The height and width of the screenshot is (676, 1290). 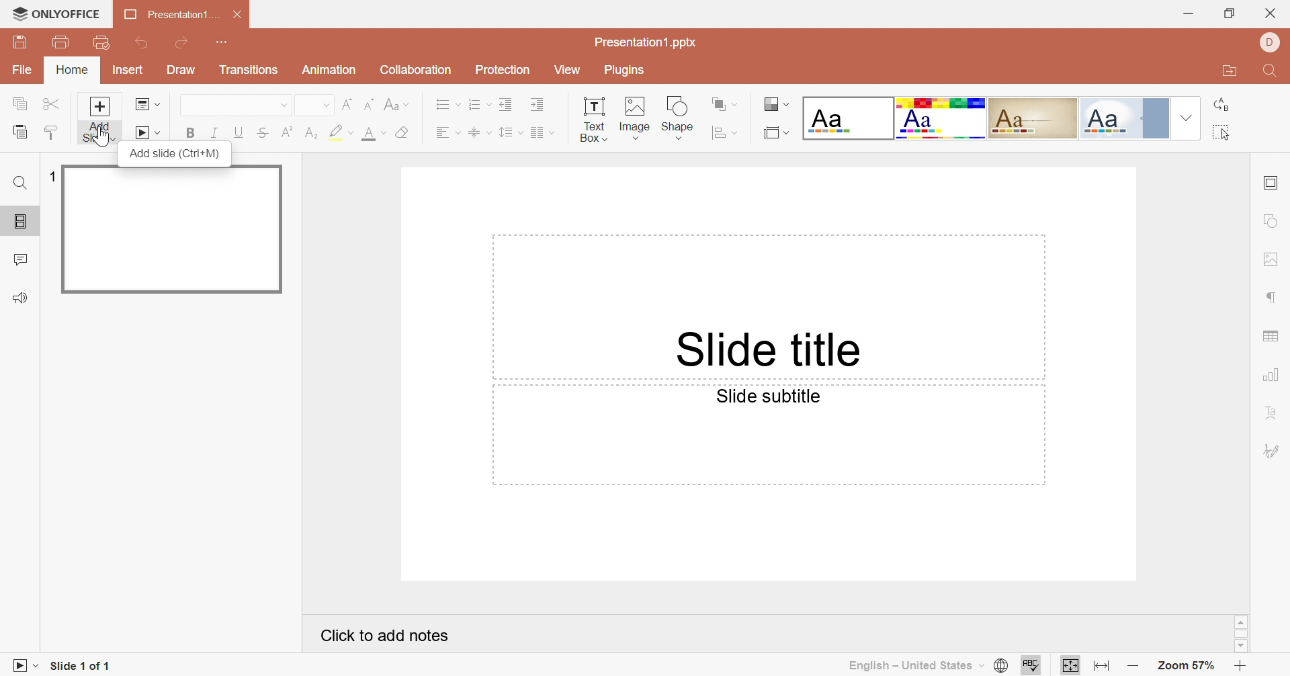 I want to click on Presentation1..., so click(x=172, y=15).